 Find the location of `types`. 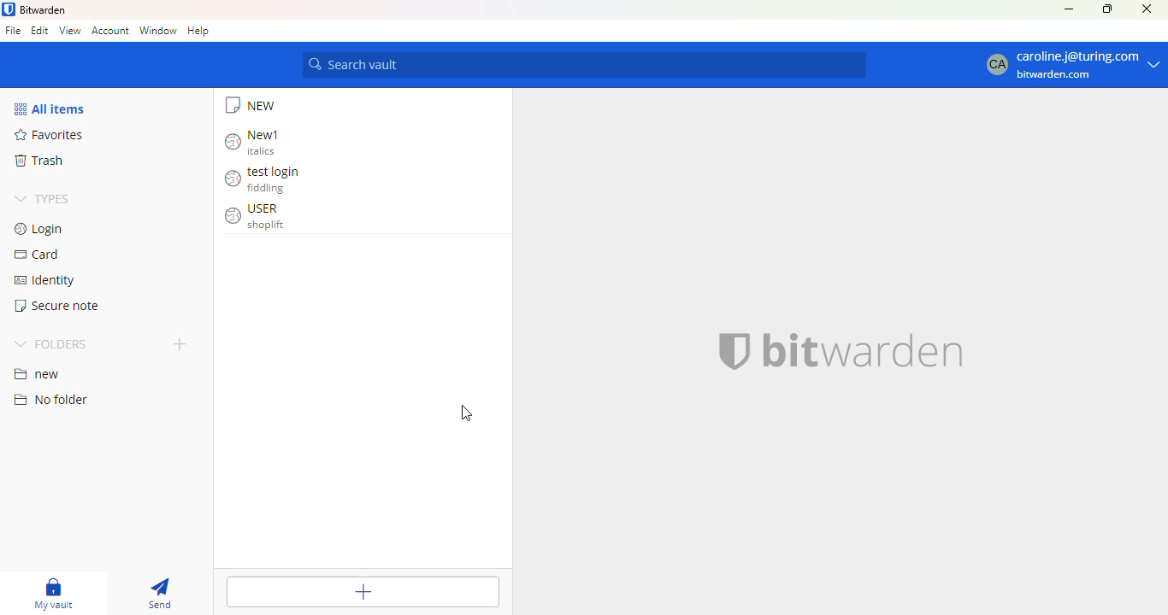

types is located at coordinates (43, 200).